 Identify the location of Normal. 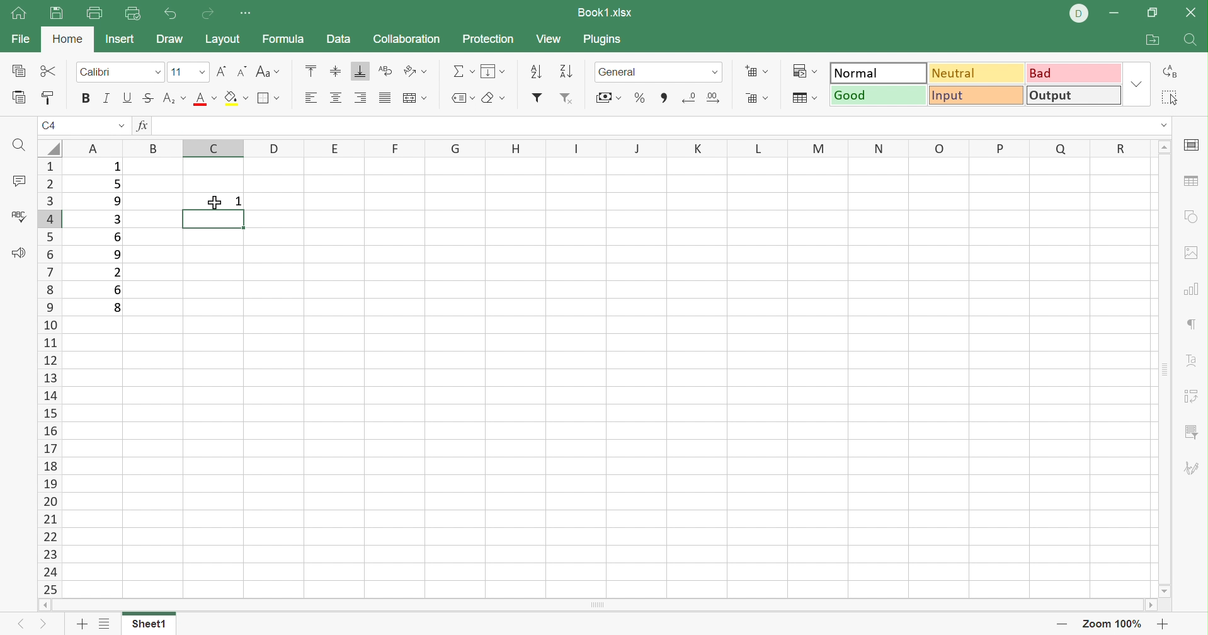
(879, 72).